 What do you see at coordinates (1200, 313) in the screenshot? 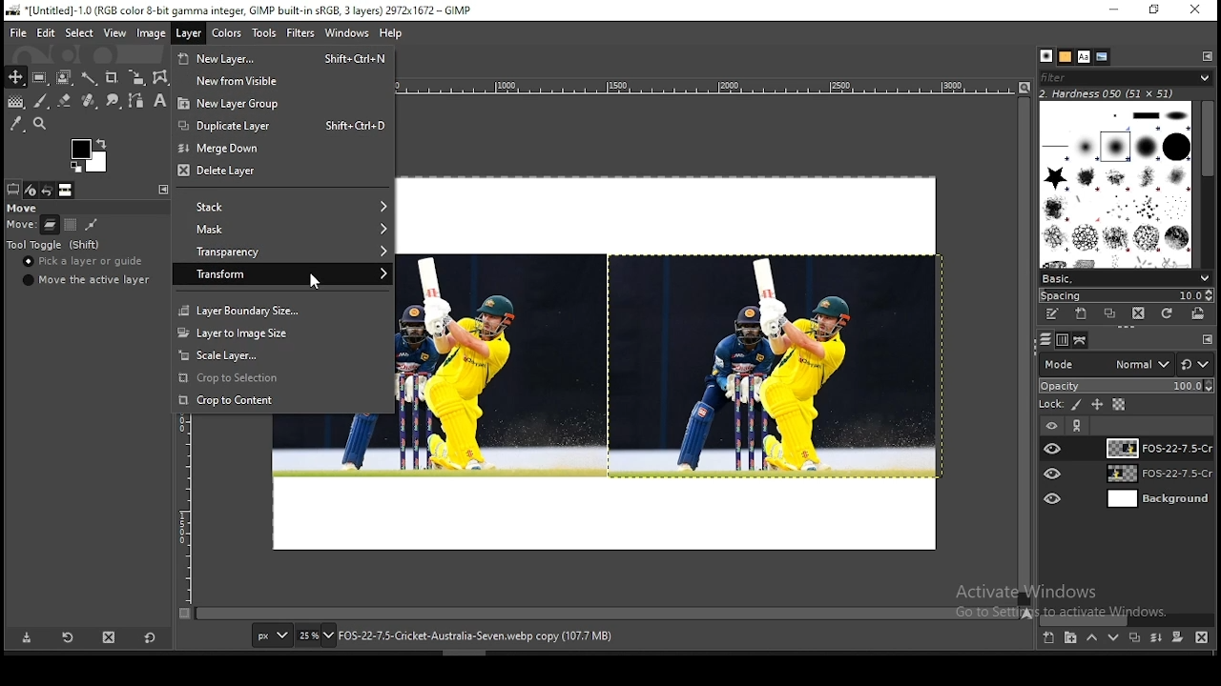
I see `open brush as image` at bounding box center [1200, 313].